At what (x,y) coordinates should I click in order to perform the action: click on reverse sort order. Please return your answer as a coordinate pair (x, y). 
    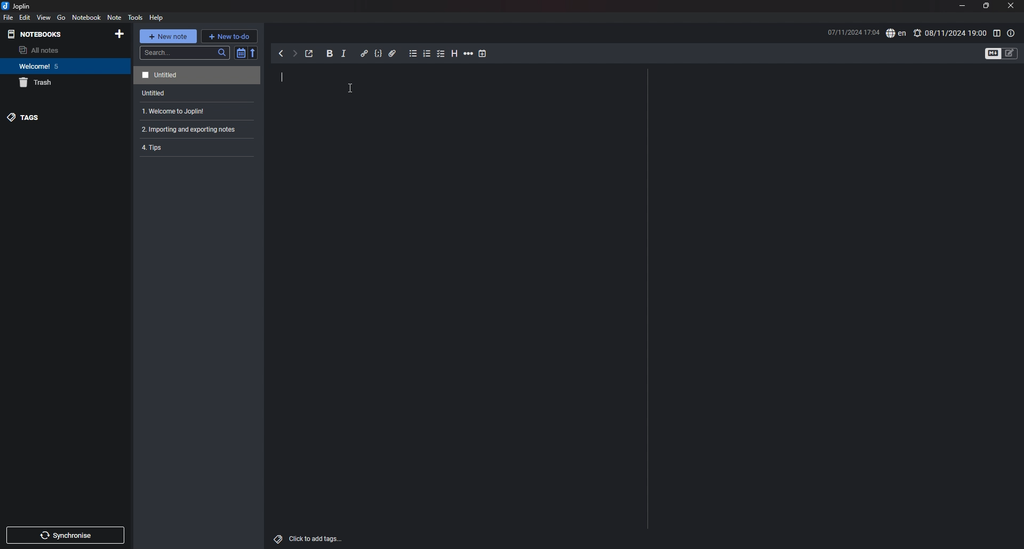
    Looking at the image, I should click on (253, 53).